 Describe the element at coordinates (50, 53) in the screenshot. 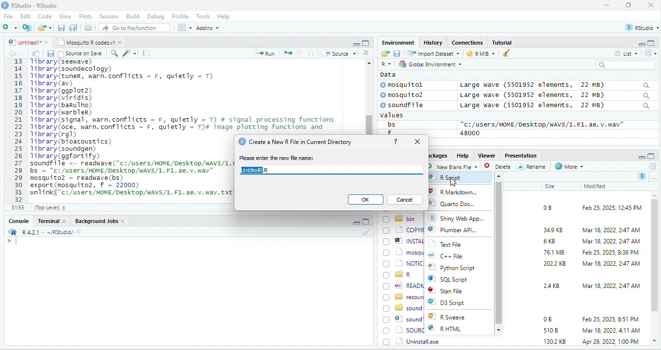

I see `save` at that location.